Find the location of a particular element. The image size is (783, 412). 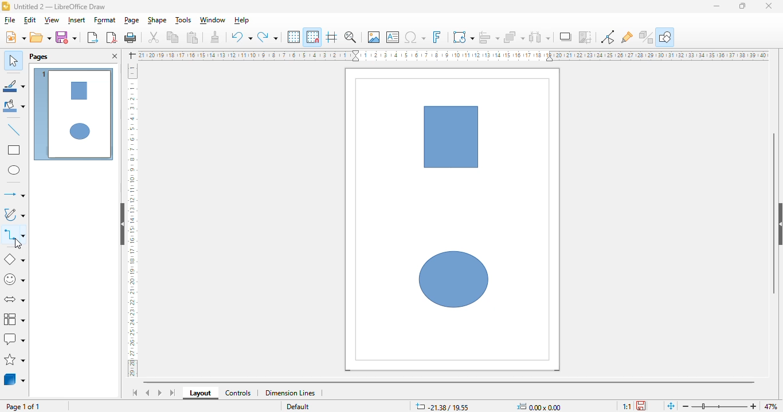

3D objects is located at coordinates (15, 379).